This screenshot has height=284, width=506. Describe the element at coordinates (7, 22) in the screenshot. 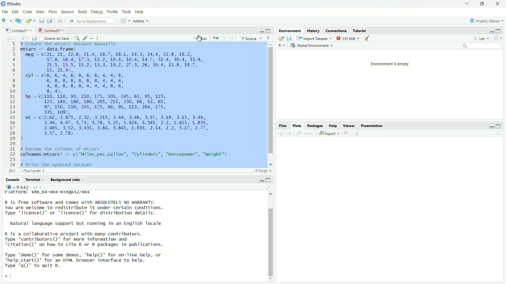

I see `add` at that location.